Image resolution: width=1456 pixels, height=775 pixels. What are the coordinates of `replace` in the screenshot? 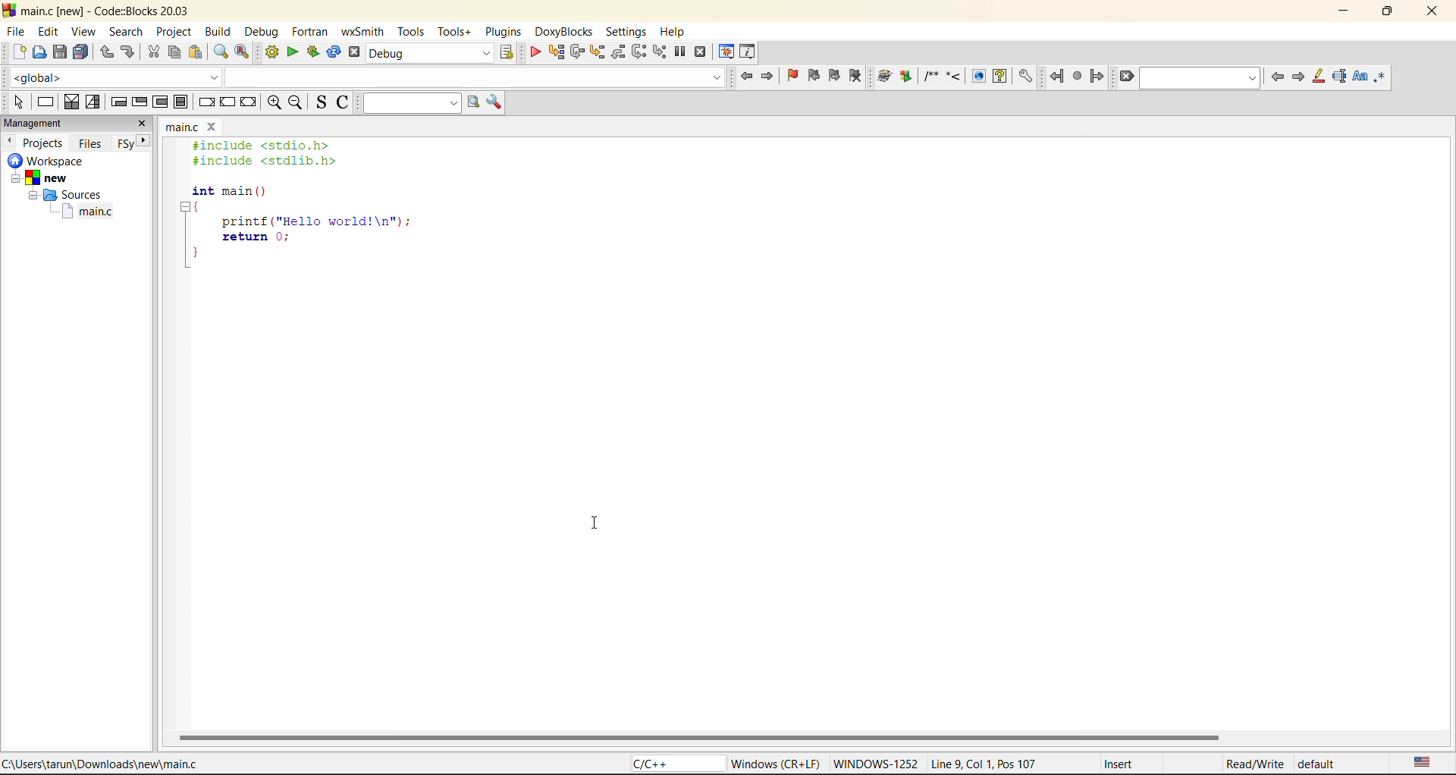 It's located at (244, 52).